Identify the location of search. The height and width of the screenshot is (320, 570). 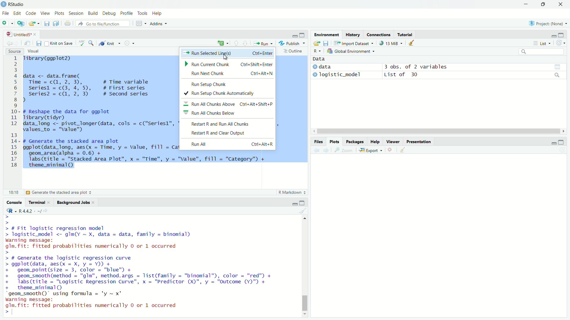
(557, 76).